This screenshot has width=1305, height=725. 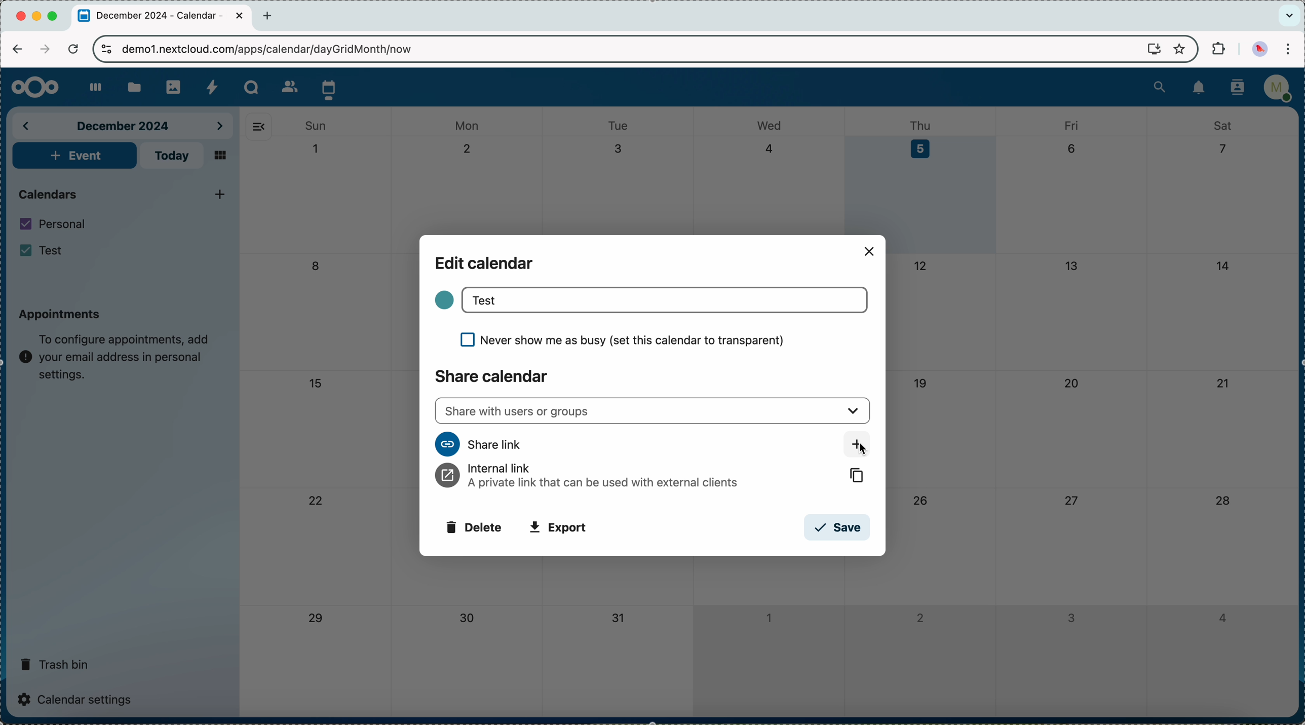 What do you see at coordinates (485, 263) in the screenshot?
I see `edit calendar` at bounding box center [485, 263].